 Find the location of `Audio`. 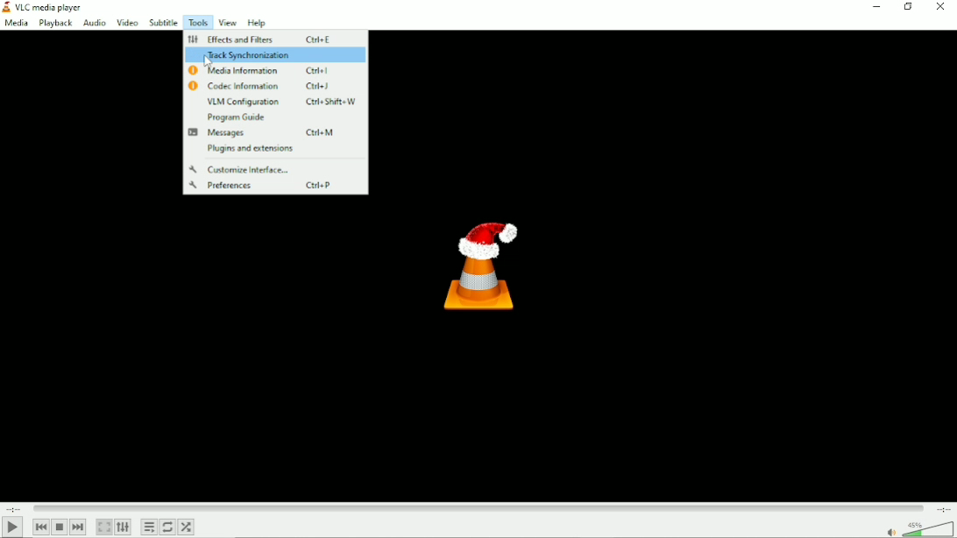

Audio is located at coordinates (93, 23).